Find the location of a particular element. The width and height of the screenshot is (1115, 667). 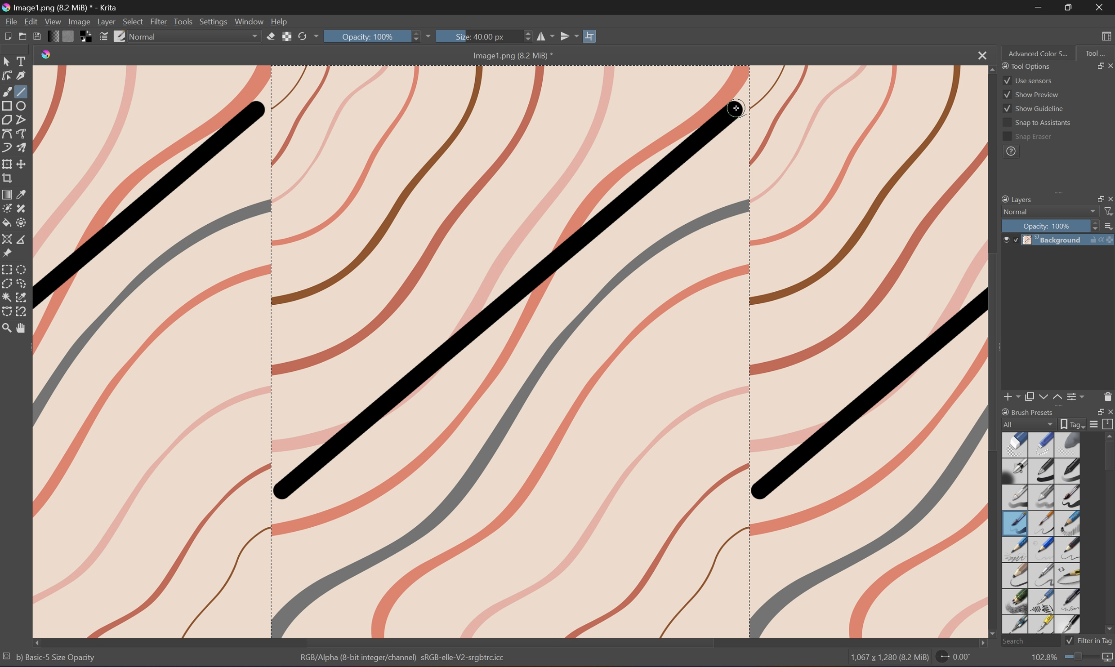

Thumbnail is located at coordinates (1108, 225).